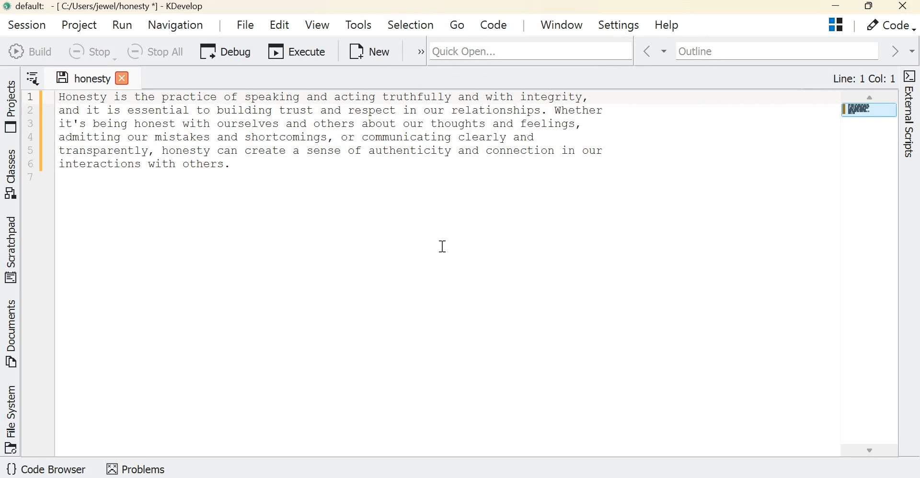 The height and width of the screenshot is (478, 920). What do you see at coordinates (13, 174) in the screenshot?
I see `Toggle 'Classes' tool view` at bounding box center [13, 174].